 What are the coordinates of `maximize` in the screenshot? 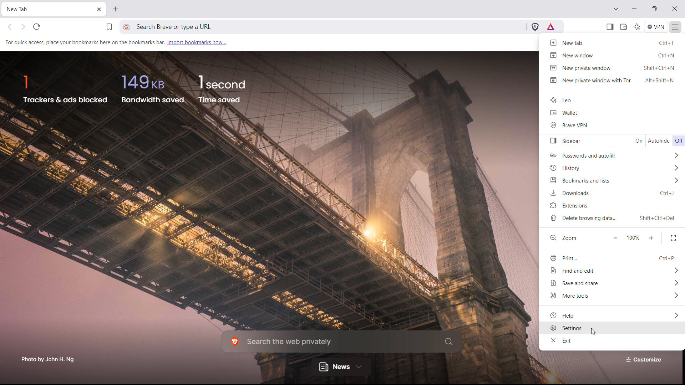 It's located at (655, 9).